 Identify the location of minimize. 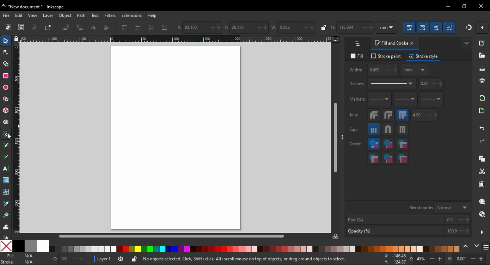
(449, 7).